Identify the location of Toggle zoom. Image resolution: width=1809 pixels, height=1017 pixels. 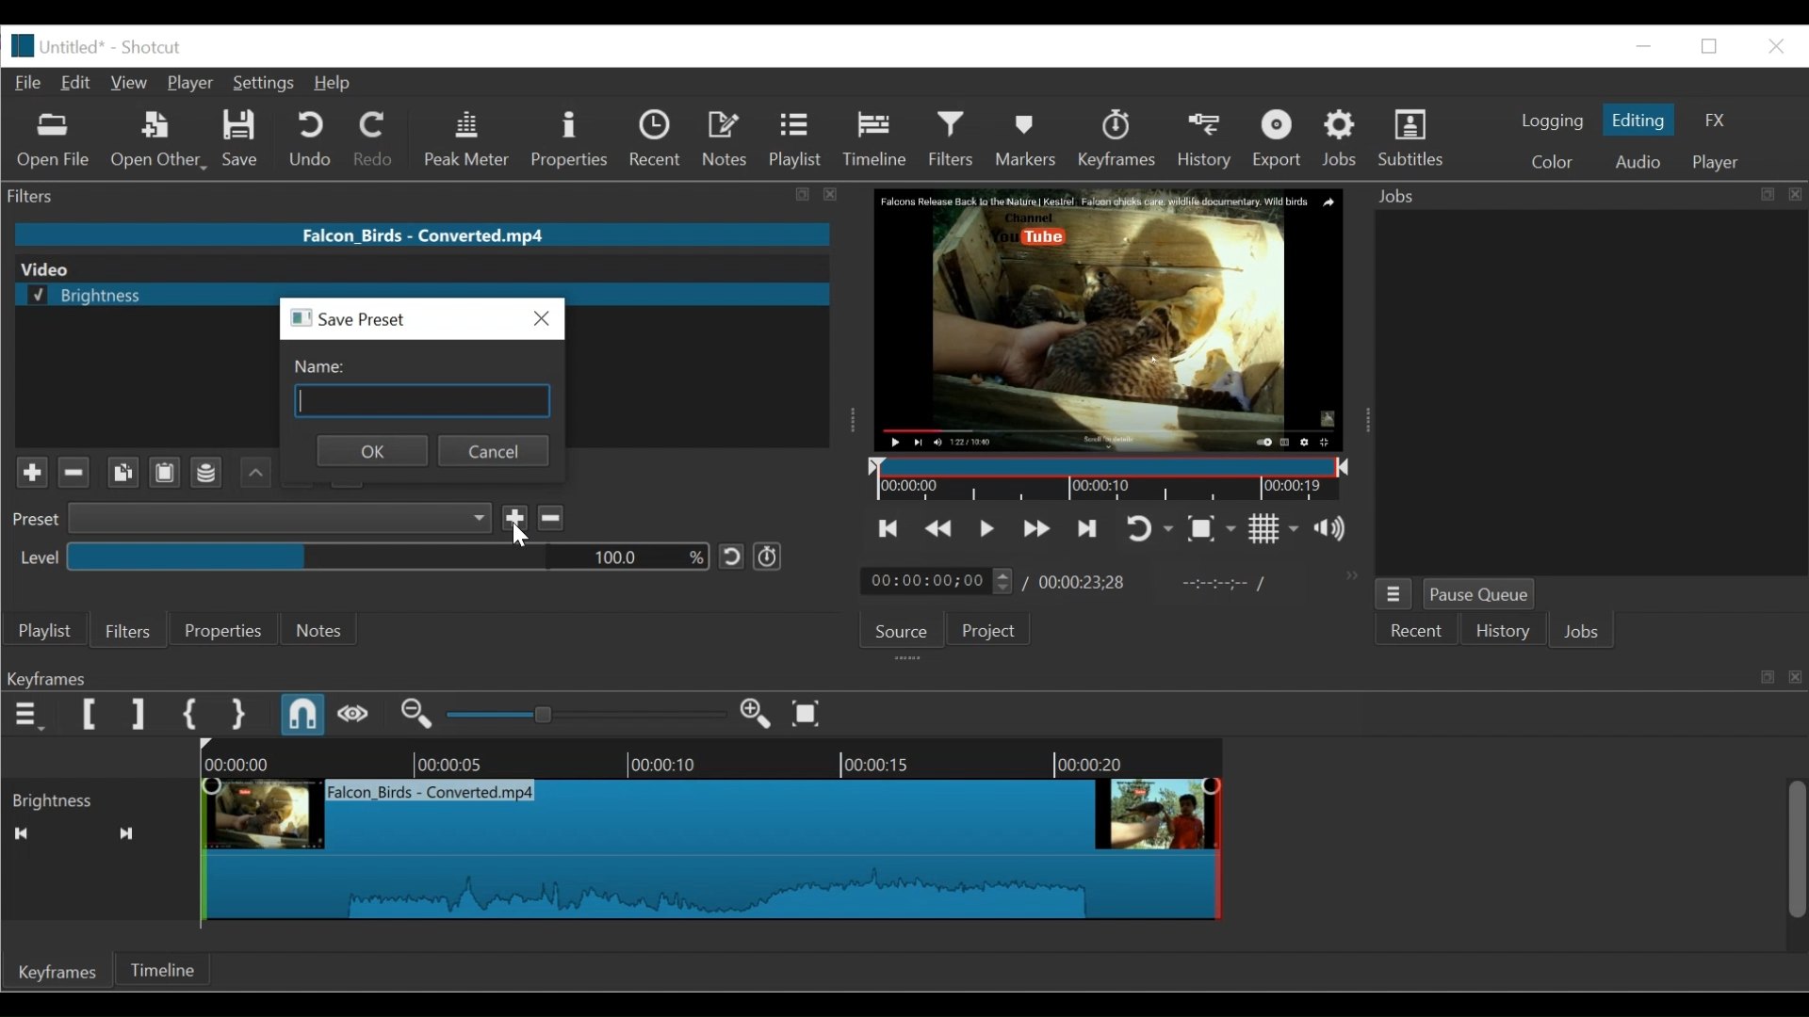
(1214, 529).